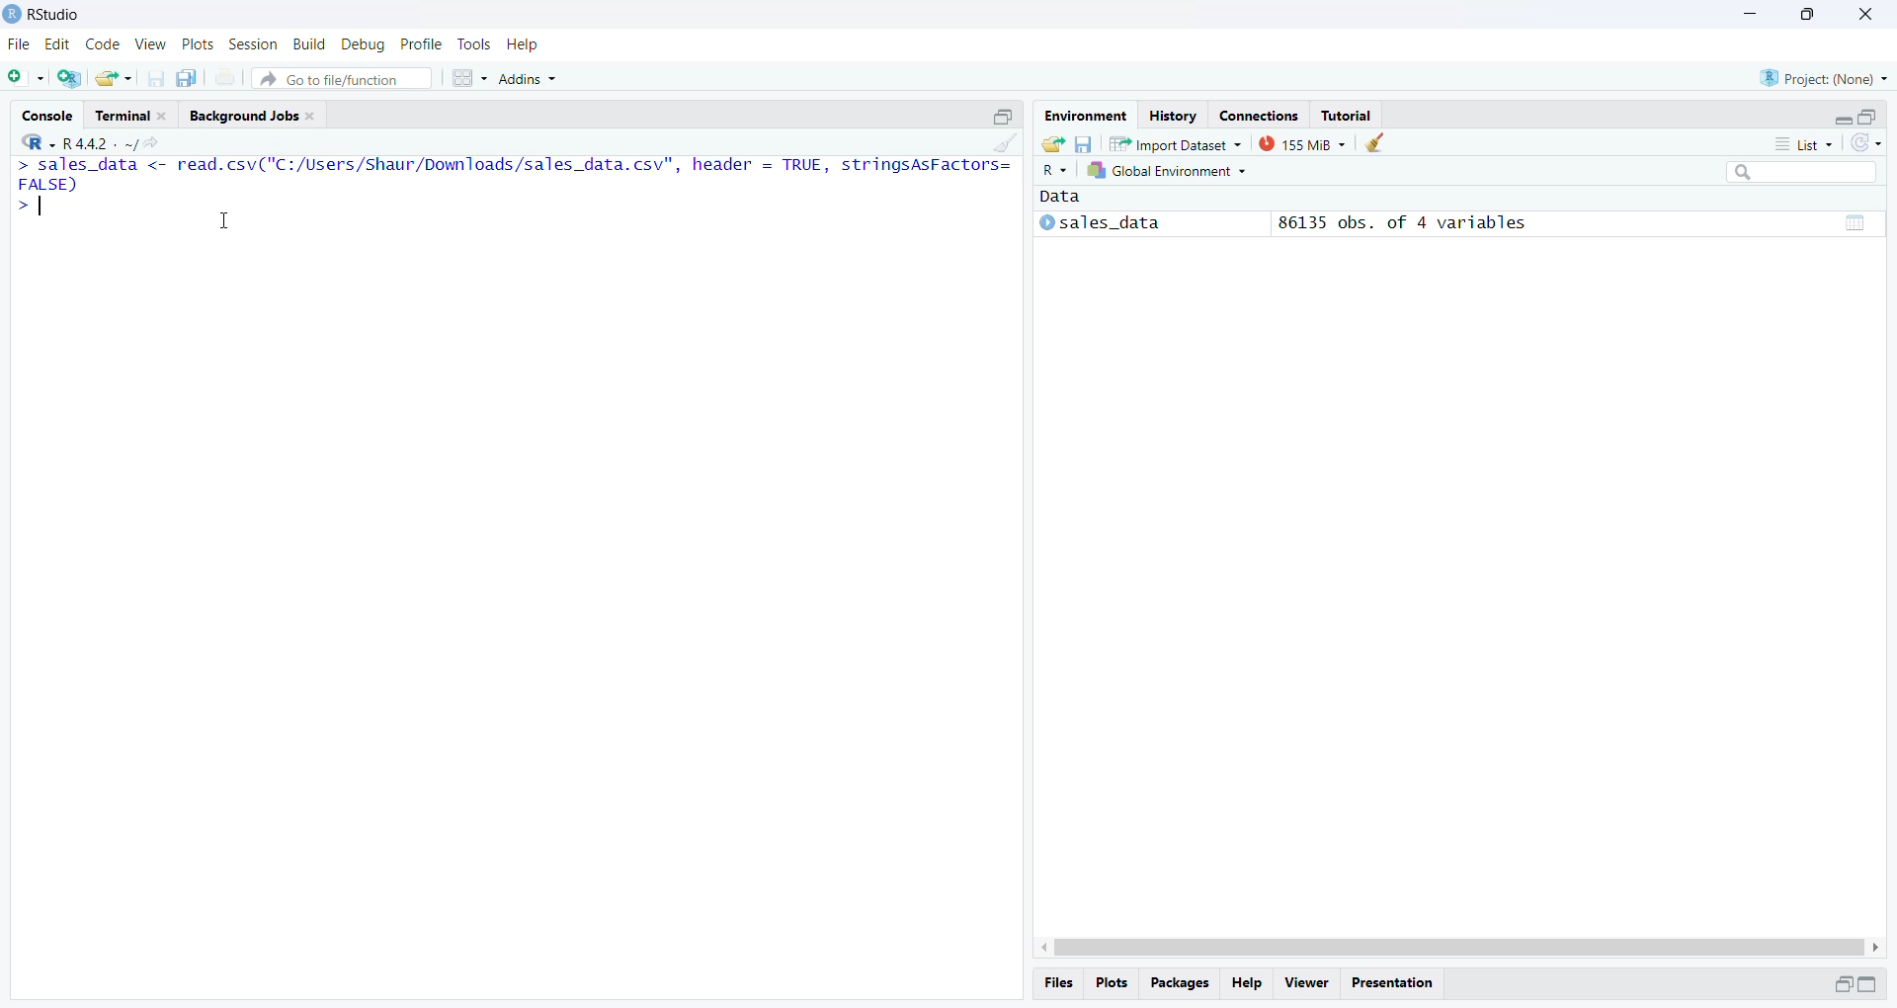 The width and height of the screenshot is (1897, 1008). I want to click on Minimize, so click(1750, 15).